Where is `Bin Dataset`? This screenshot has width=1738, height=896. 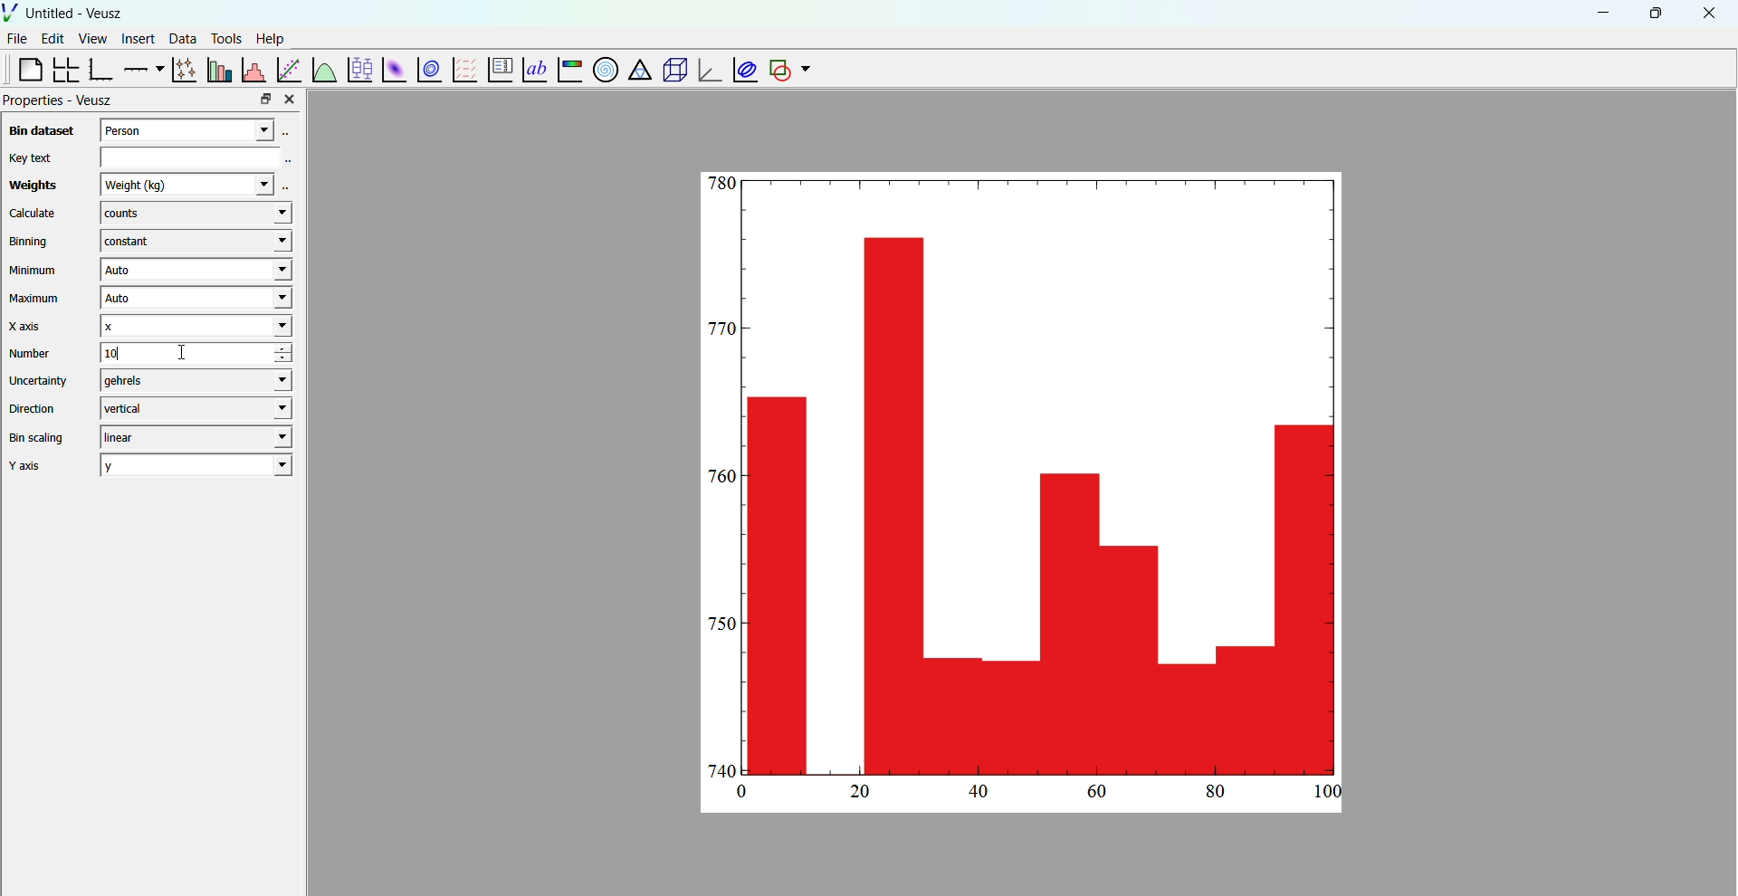 Bin Dataset is located at coordinates (39, 130).